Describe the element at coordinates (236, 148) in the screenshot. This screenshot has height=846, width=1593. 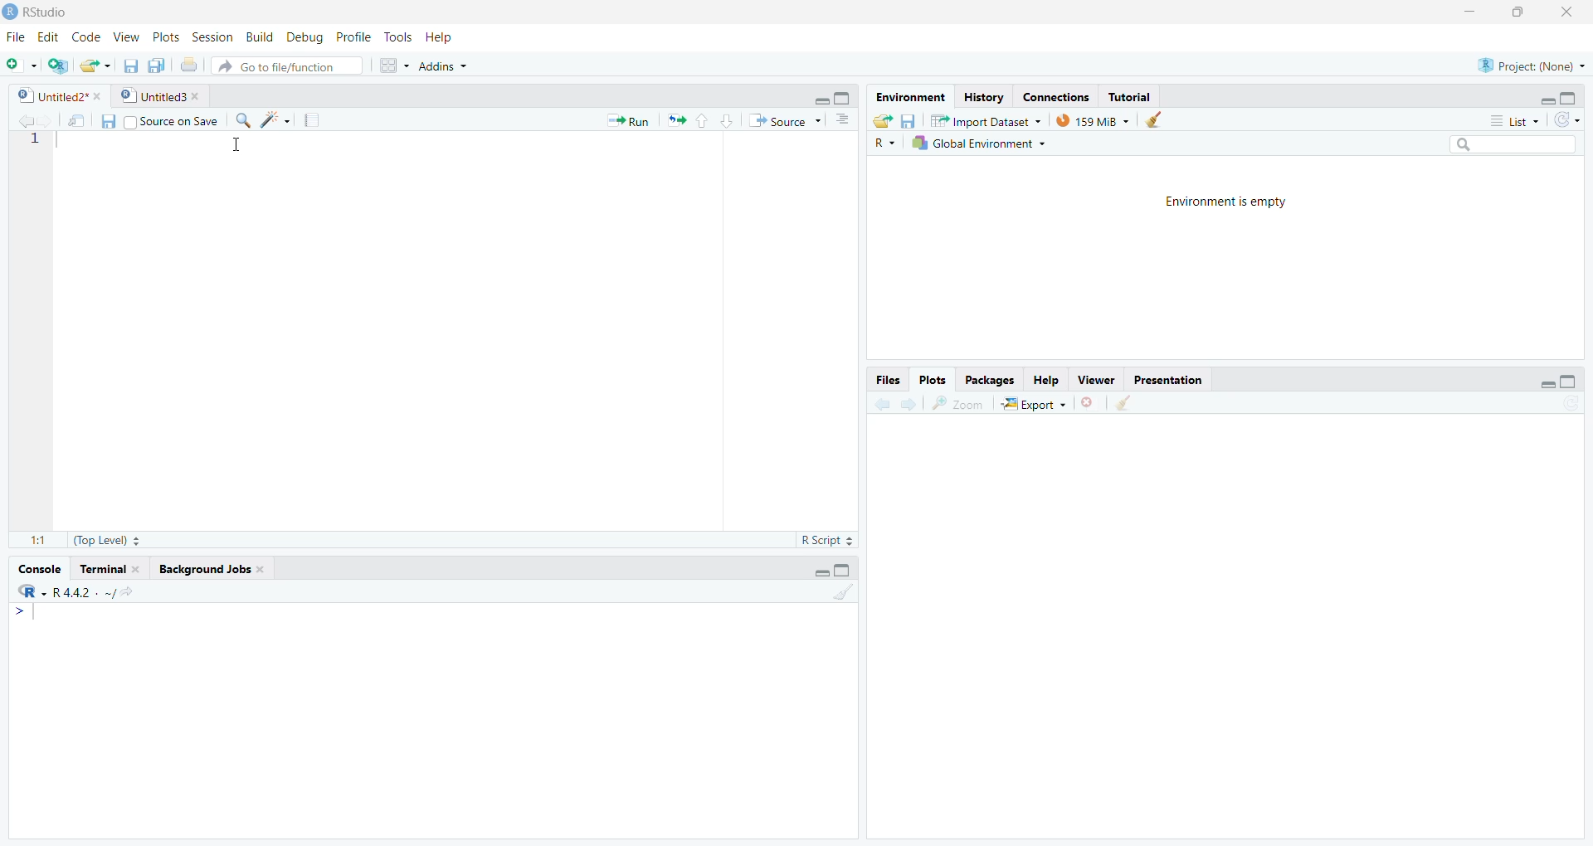
I see `Cursor` at that location.